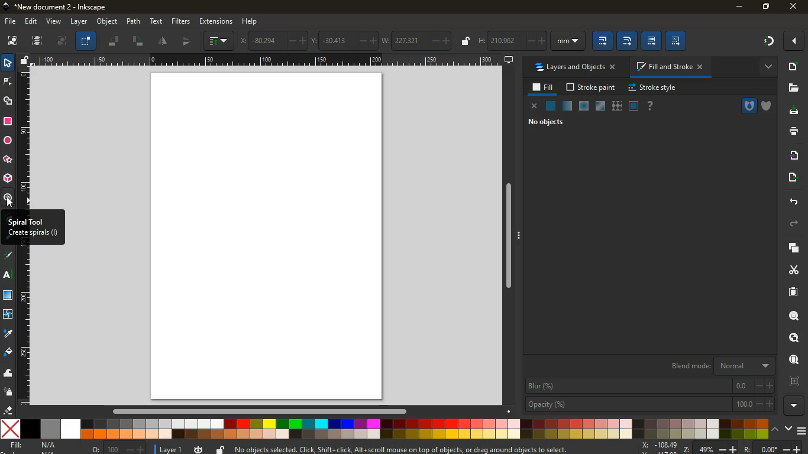 The image size is (808, 454). Describe the element at coordinates (794, 293) in the screenshot. I see `paper` at that location.